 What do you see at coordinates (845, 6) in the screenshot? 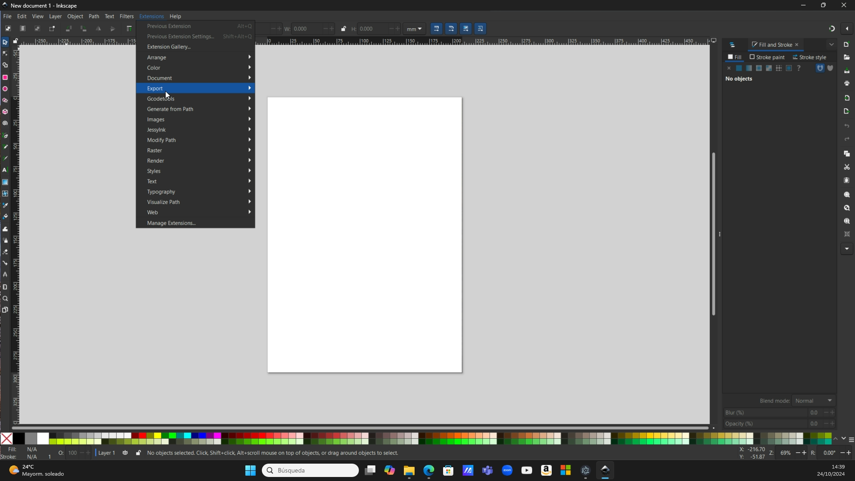
I see `Close` at bounding box center [845, 6].